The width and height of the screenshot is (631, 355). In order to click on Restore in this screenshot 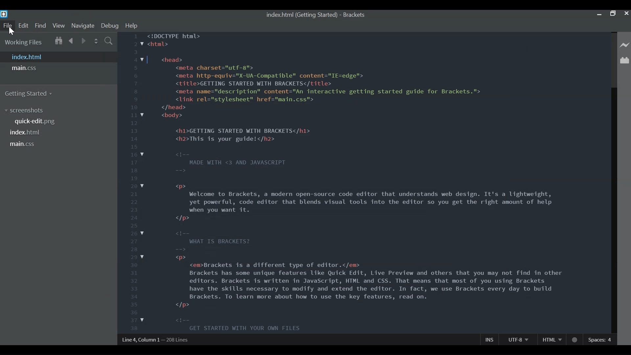, I will do `click(613, 14)`.